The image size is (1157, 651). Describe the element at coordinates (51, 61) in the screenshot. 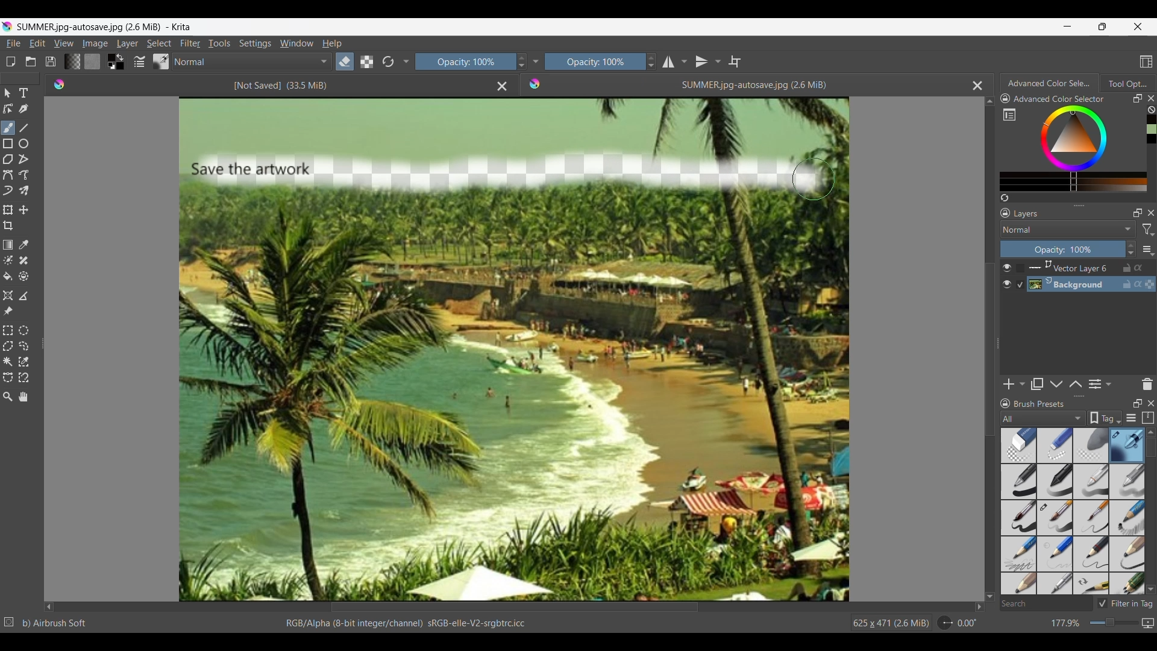

I see `Save` at that location.